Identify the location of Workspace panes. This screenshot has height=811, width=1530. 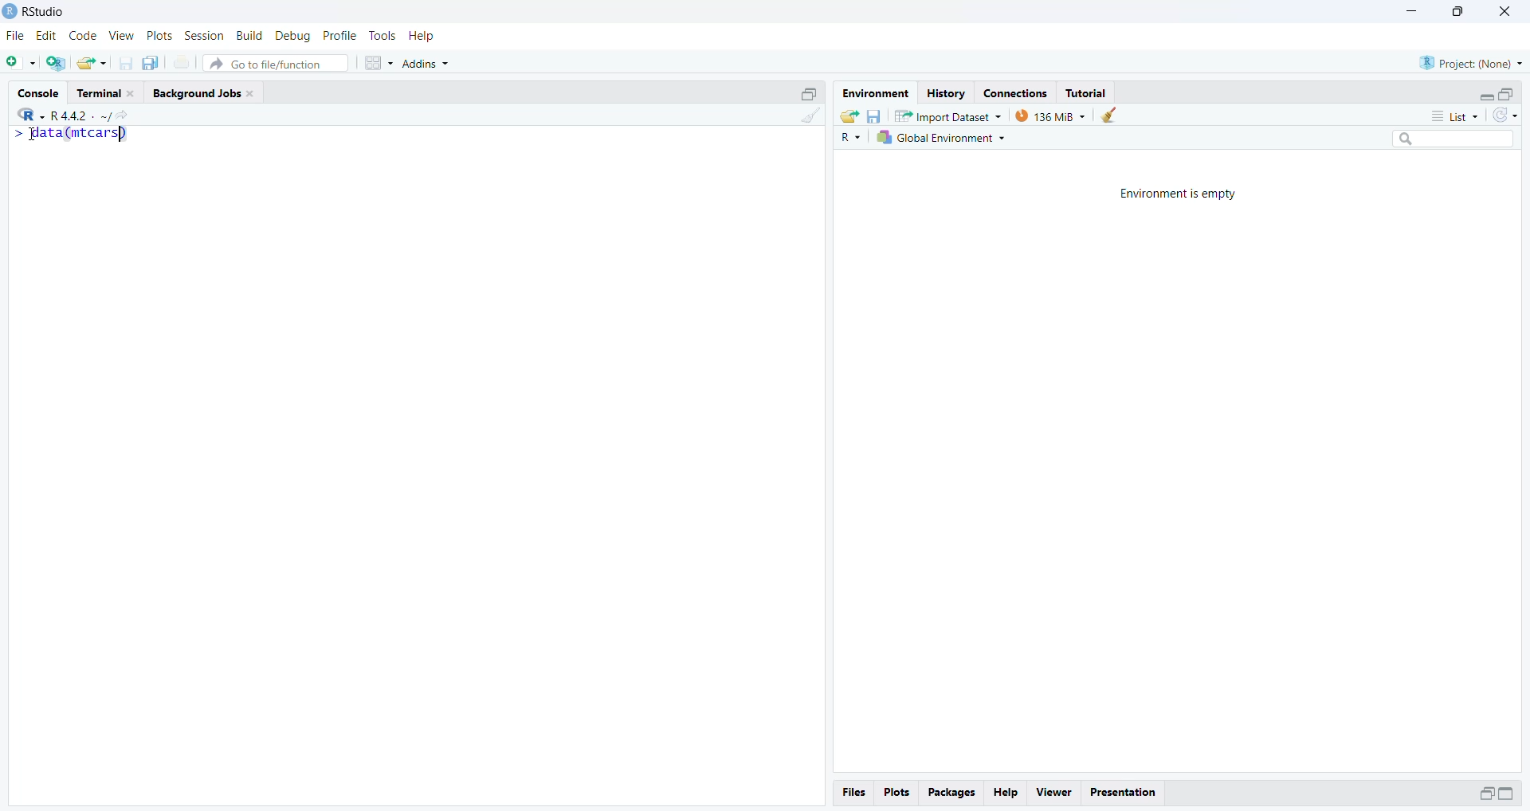
(378, 62).